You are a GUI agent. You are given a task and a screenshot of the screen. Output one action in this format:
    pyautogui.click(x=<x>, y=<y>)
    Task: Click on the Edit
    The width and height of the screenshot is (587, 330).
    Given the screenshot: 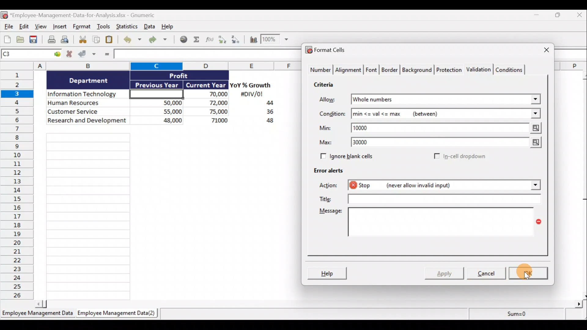 What is the action you would take?
    pyautogui.click(x=24, y=27)
    